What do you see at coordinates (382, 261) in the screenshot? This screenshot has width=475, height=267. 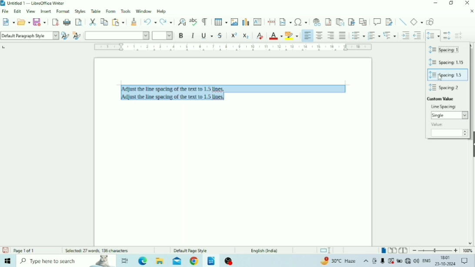 I see `Mic` at bounding box center [382, 261].